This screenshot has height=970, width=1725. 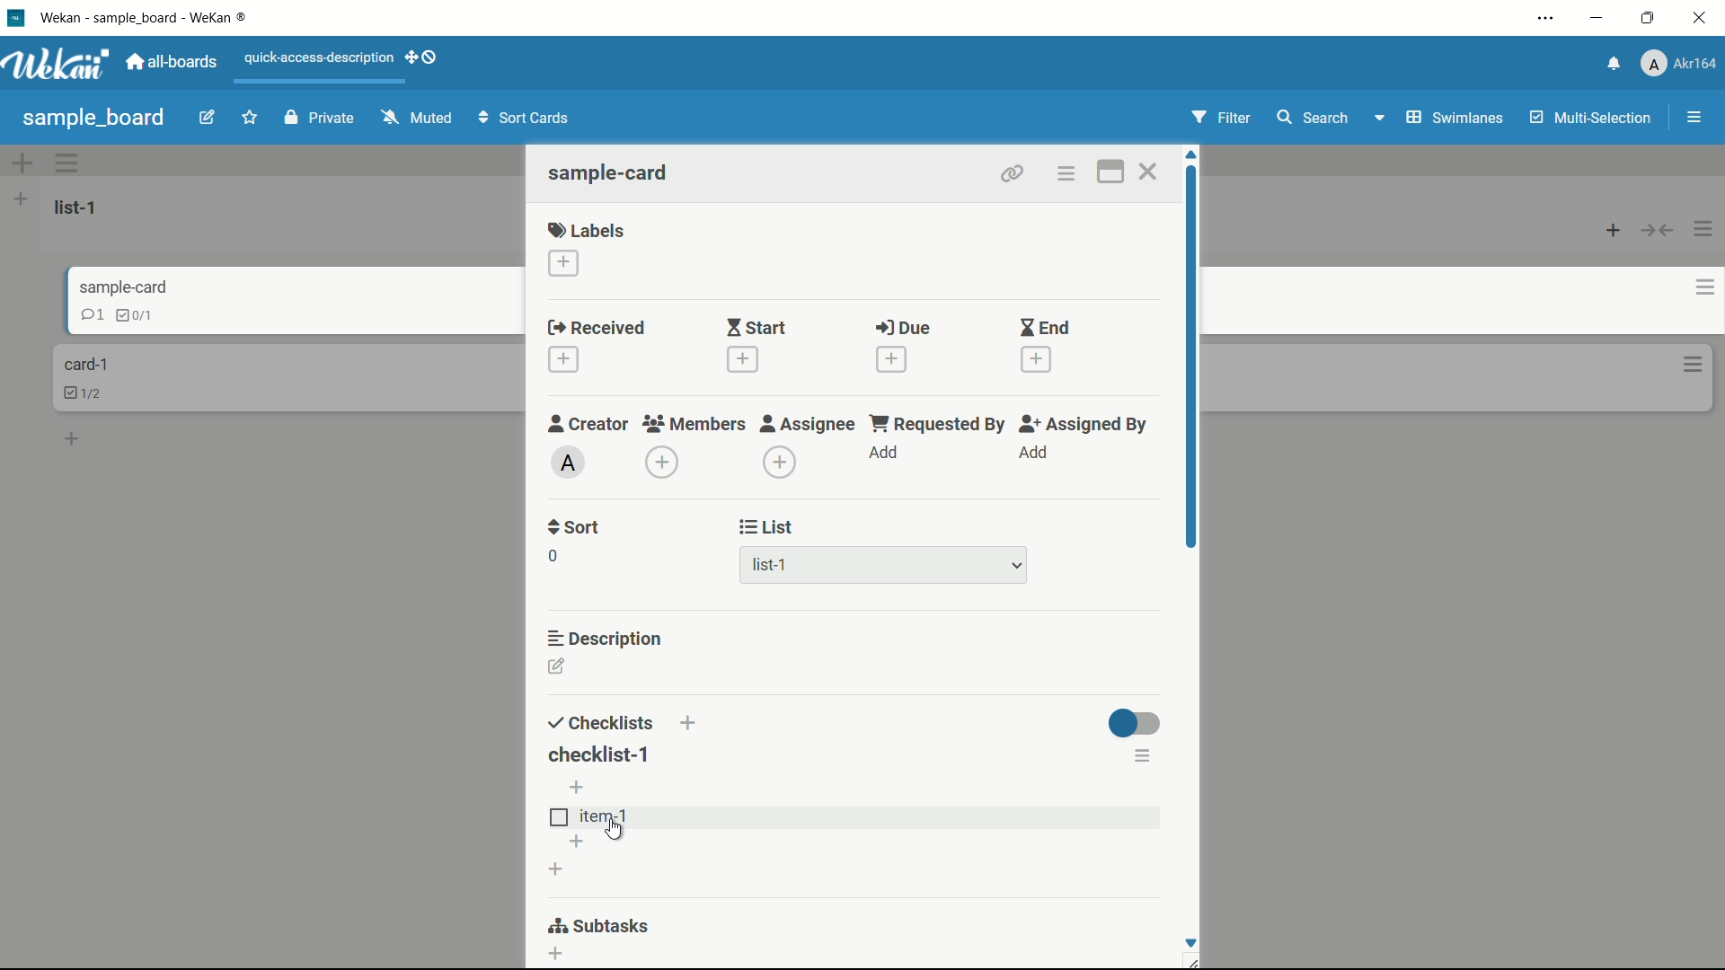 What do you see at coordinates (422, 57) in the screenshot?
I see `show-desktop-drag-handles` at bounding box center [422, 57].